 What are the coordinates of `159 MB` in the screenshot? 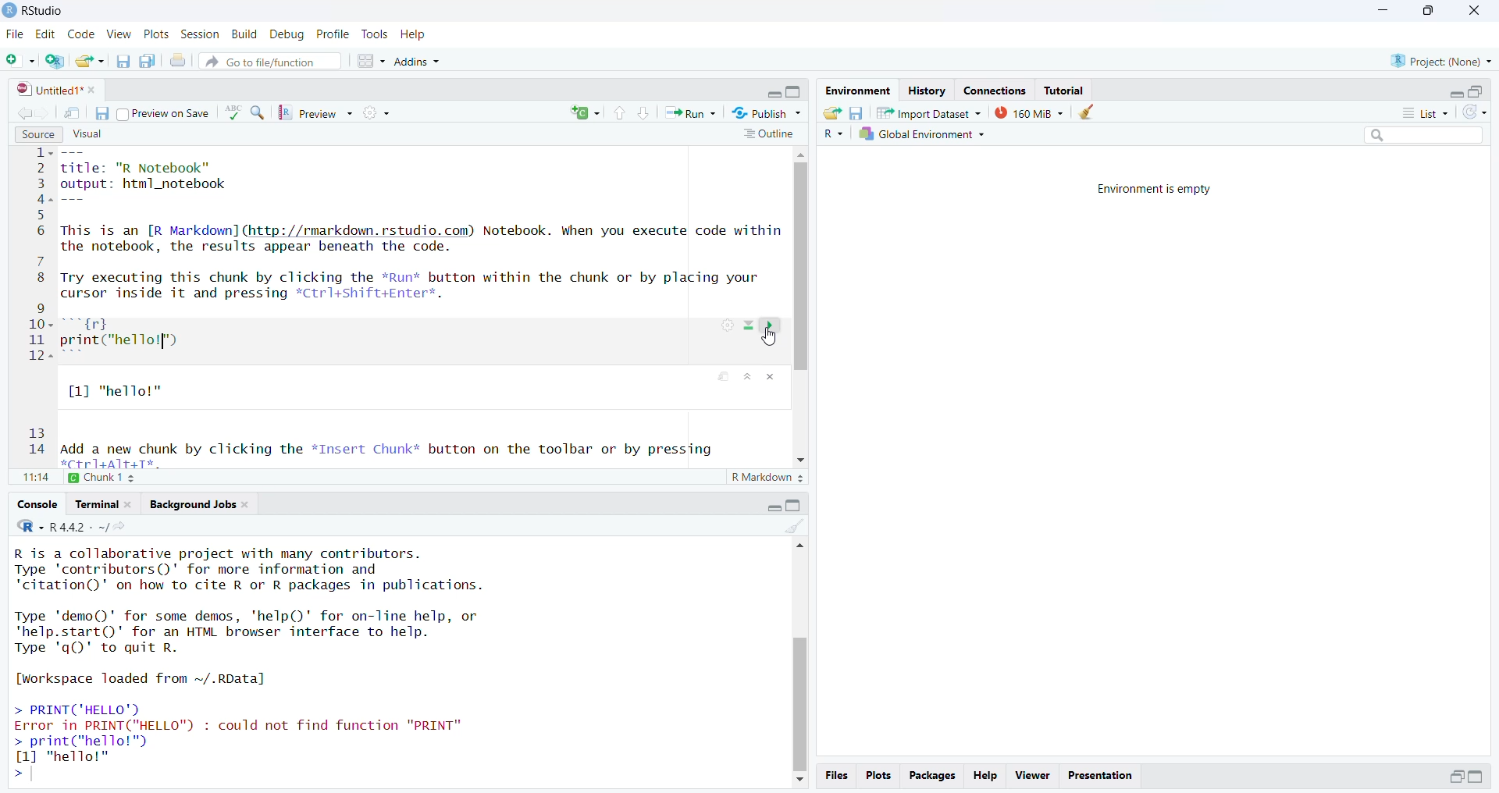 It's located at (1028, 112).